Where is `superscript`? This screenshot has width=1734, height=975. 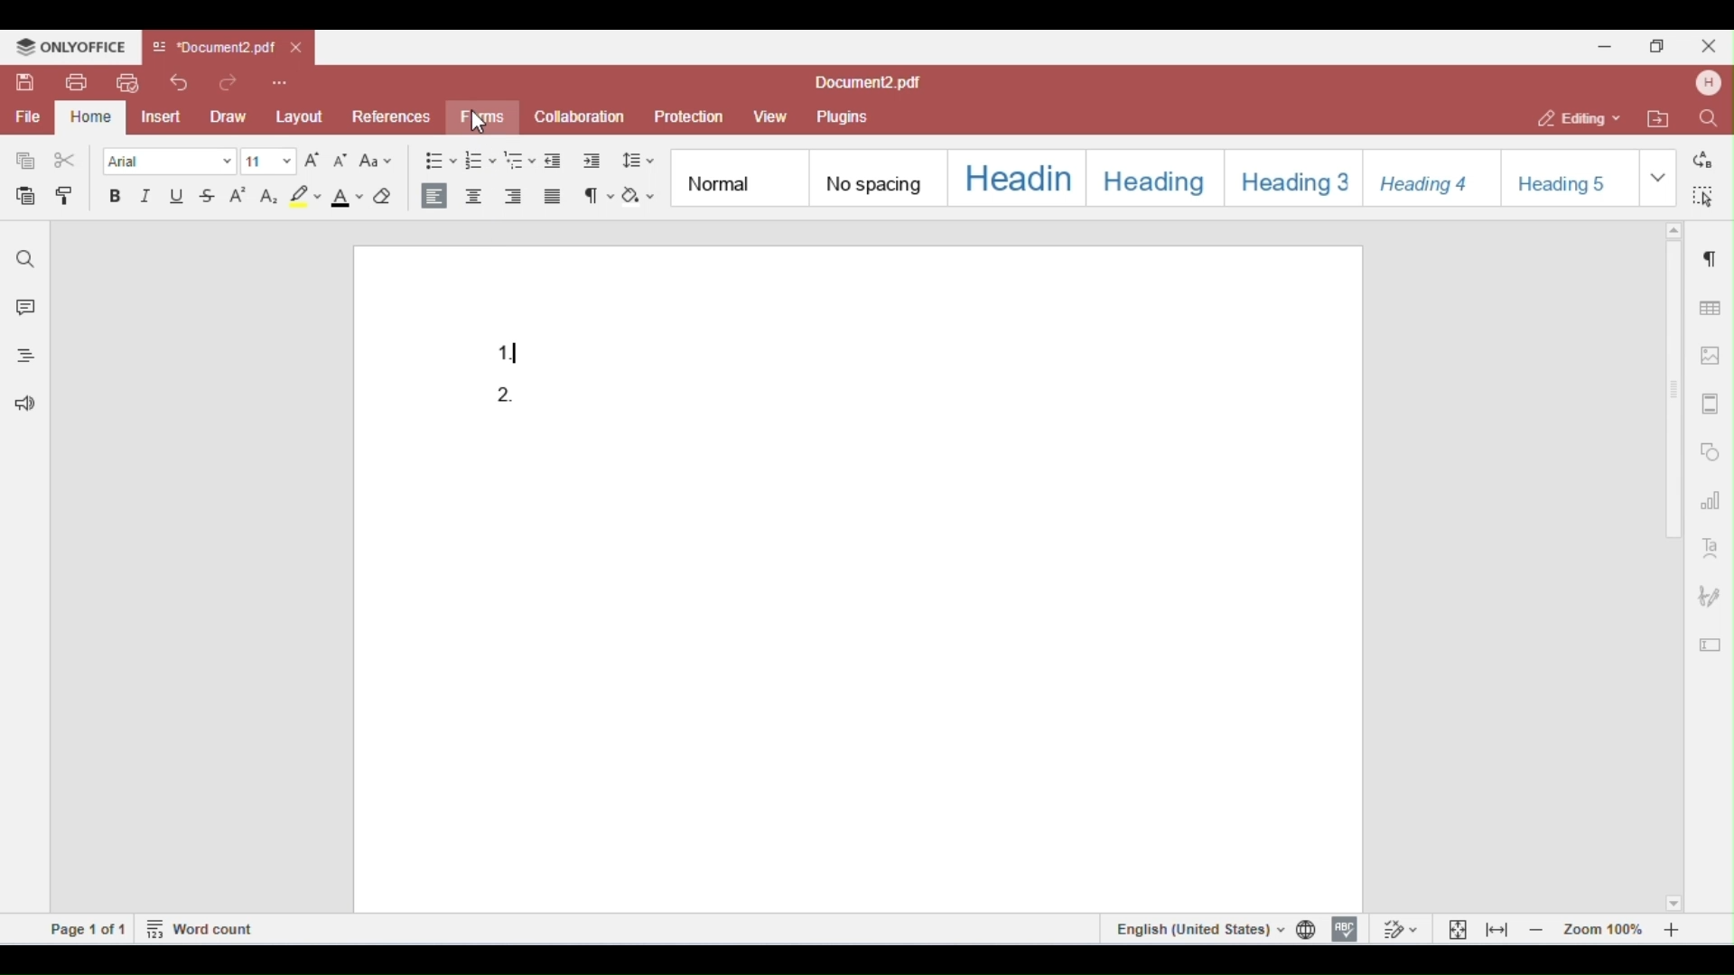 superscript is located at coordinates (238, 197).